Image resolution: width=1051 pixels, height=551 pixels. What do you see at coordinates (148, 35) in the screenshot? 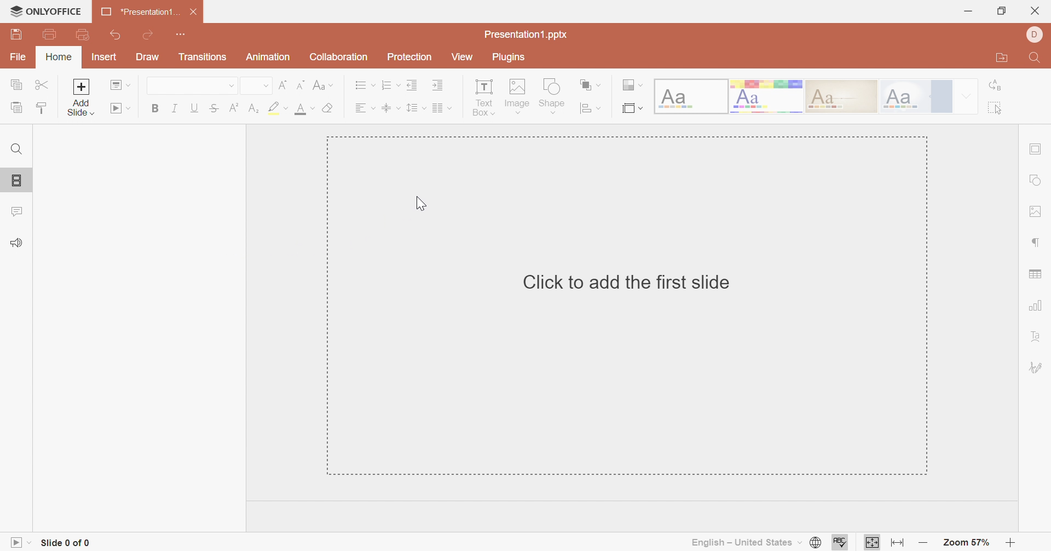
I see `Redo` at bounding box center [148, 35].